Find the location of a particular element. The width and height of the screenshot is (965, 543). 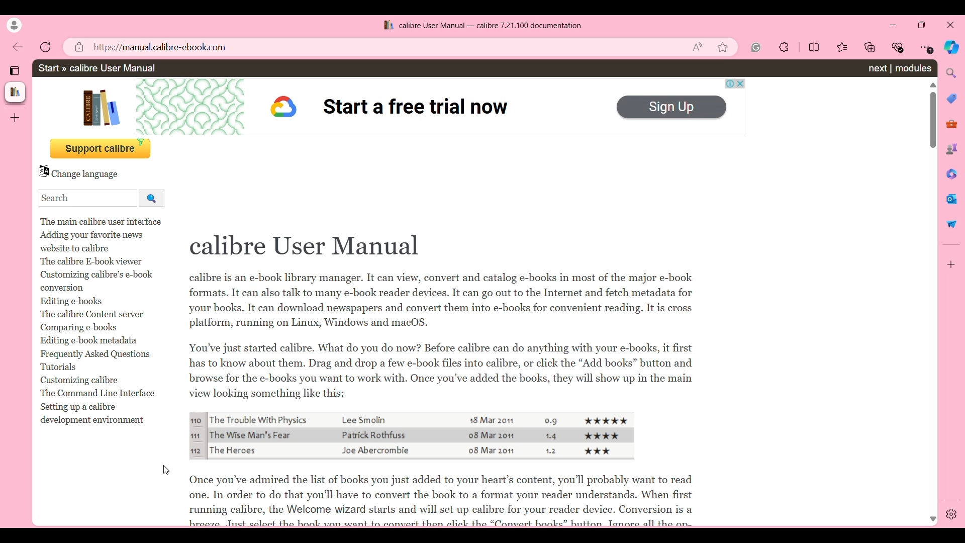

Tools is located at coordinates (951, 125).